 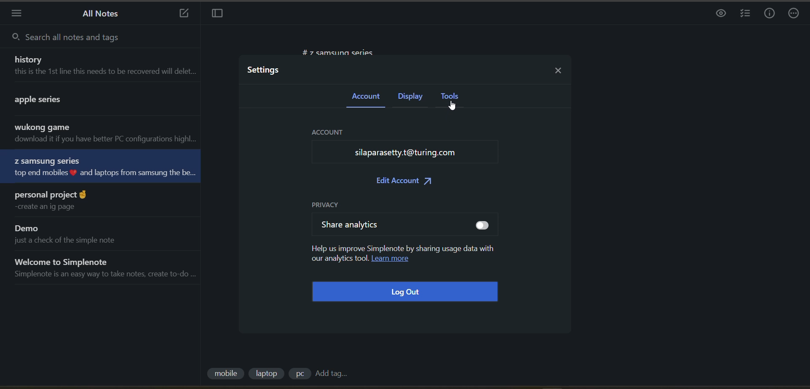 I want to click on all notes, so click(x=105, y=14).